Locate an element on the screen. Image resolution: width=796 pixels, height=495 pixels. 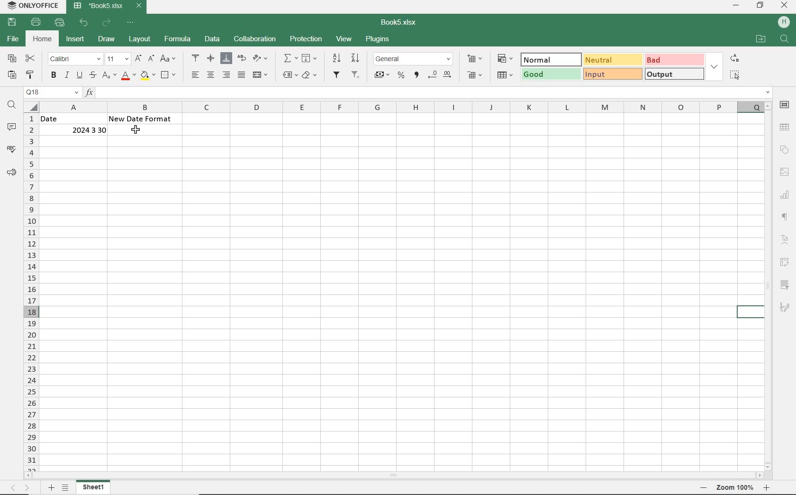
REPLACE is located at coordinates (734, 59).